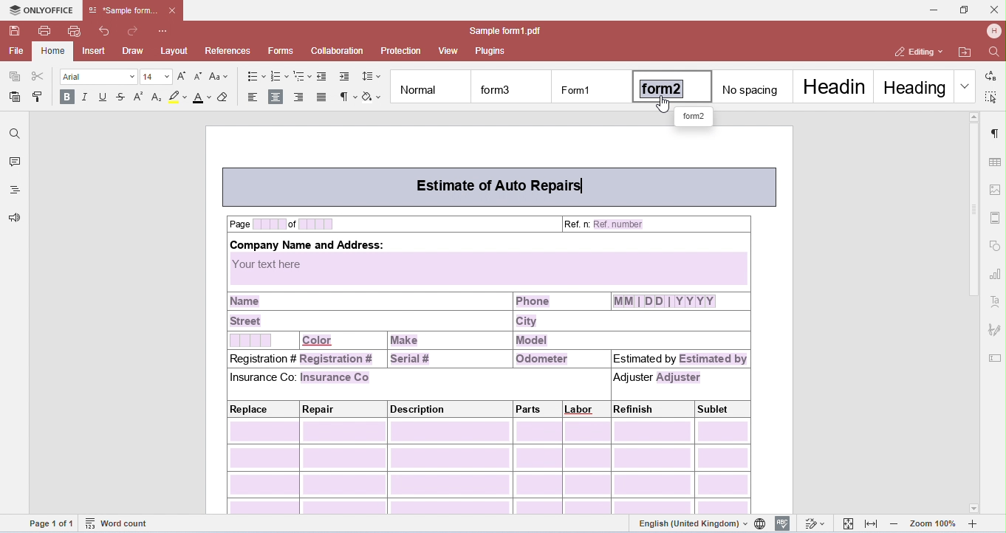 This screenshot has width=1006, height=533. I want to click on paragraph settings, so click(995, 133).